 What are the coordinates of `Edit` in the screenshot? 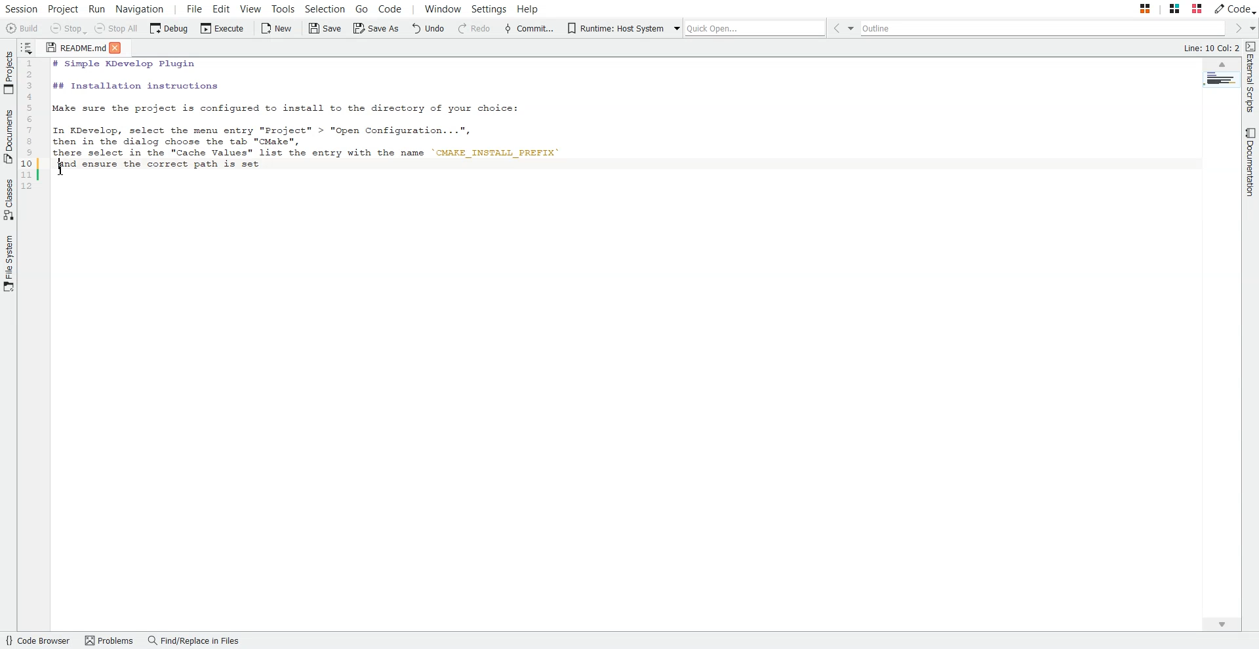 It's located at (222, 8).